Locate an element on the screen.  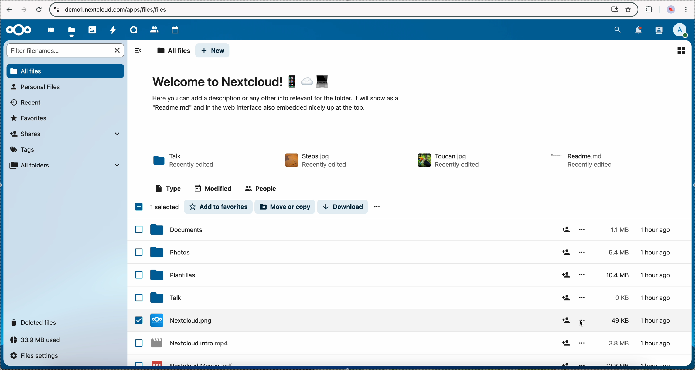
files settings is located at coordinates (36, 356).